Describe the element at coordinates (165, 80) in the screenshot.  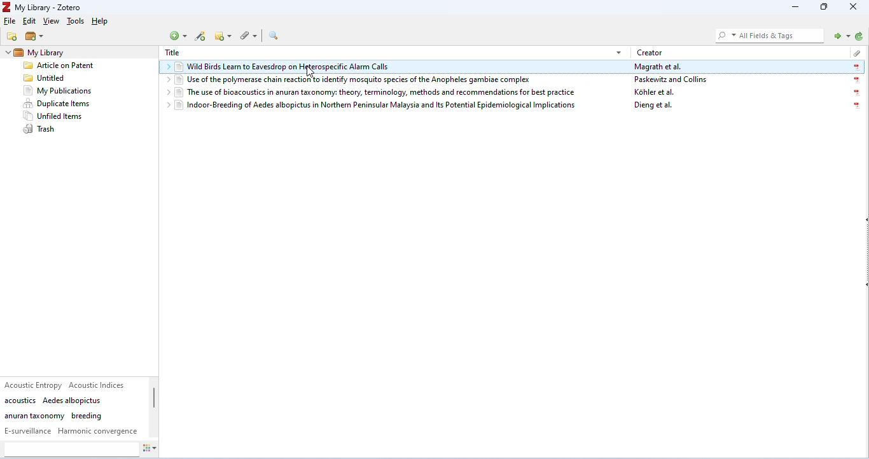
I see `drop down` at that location.